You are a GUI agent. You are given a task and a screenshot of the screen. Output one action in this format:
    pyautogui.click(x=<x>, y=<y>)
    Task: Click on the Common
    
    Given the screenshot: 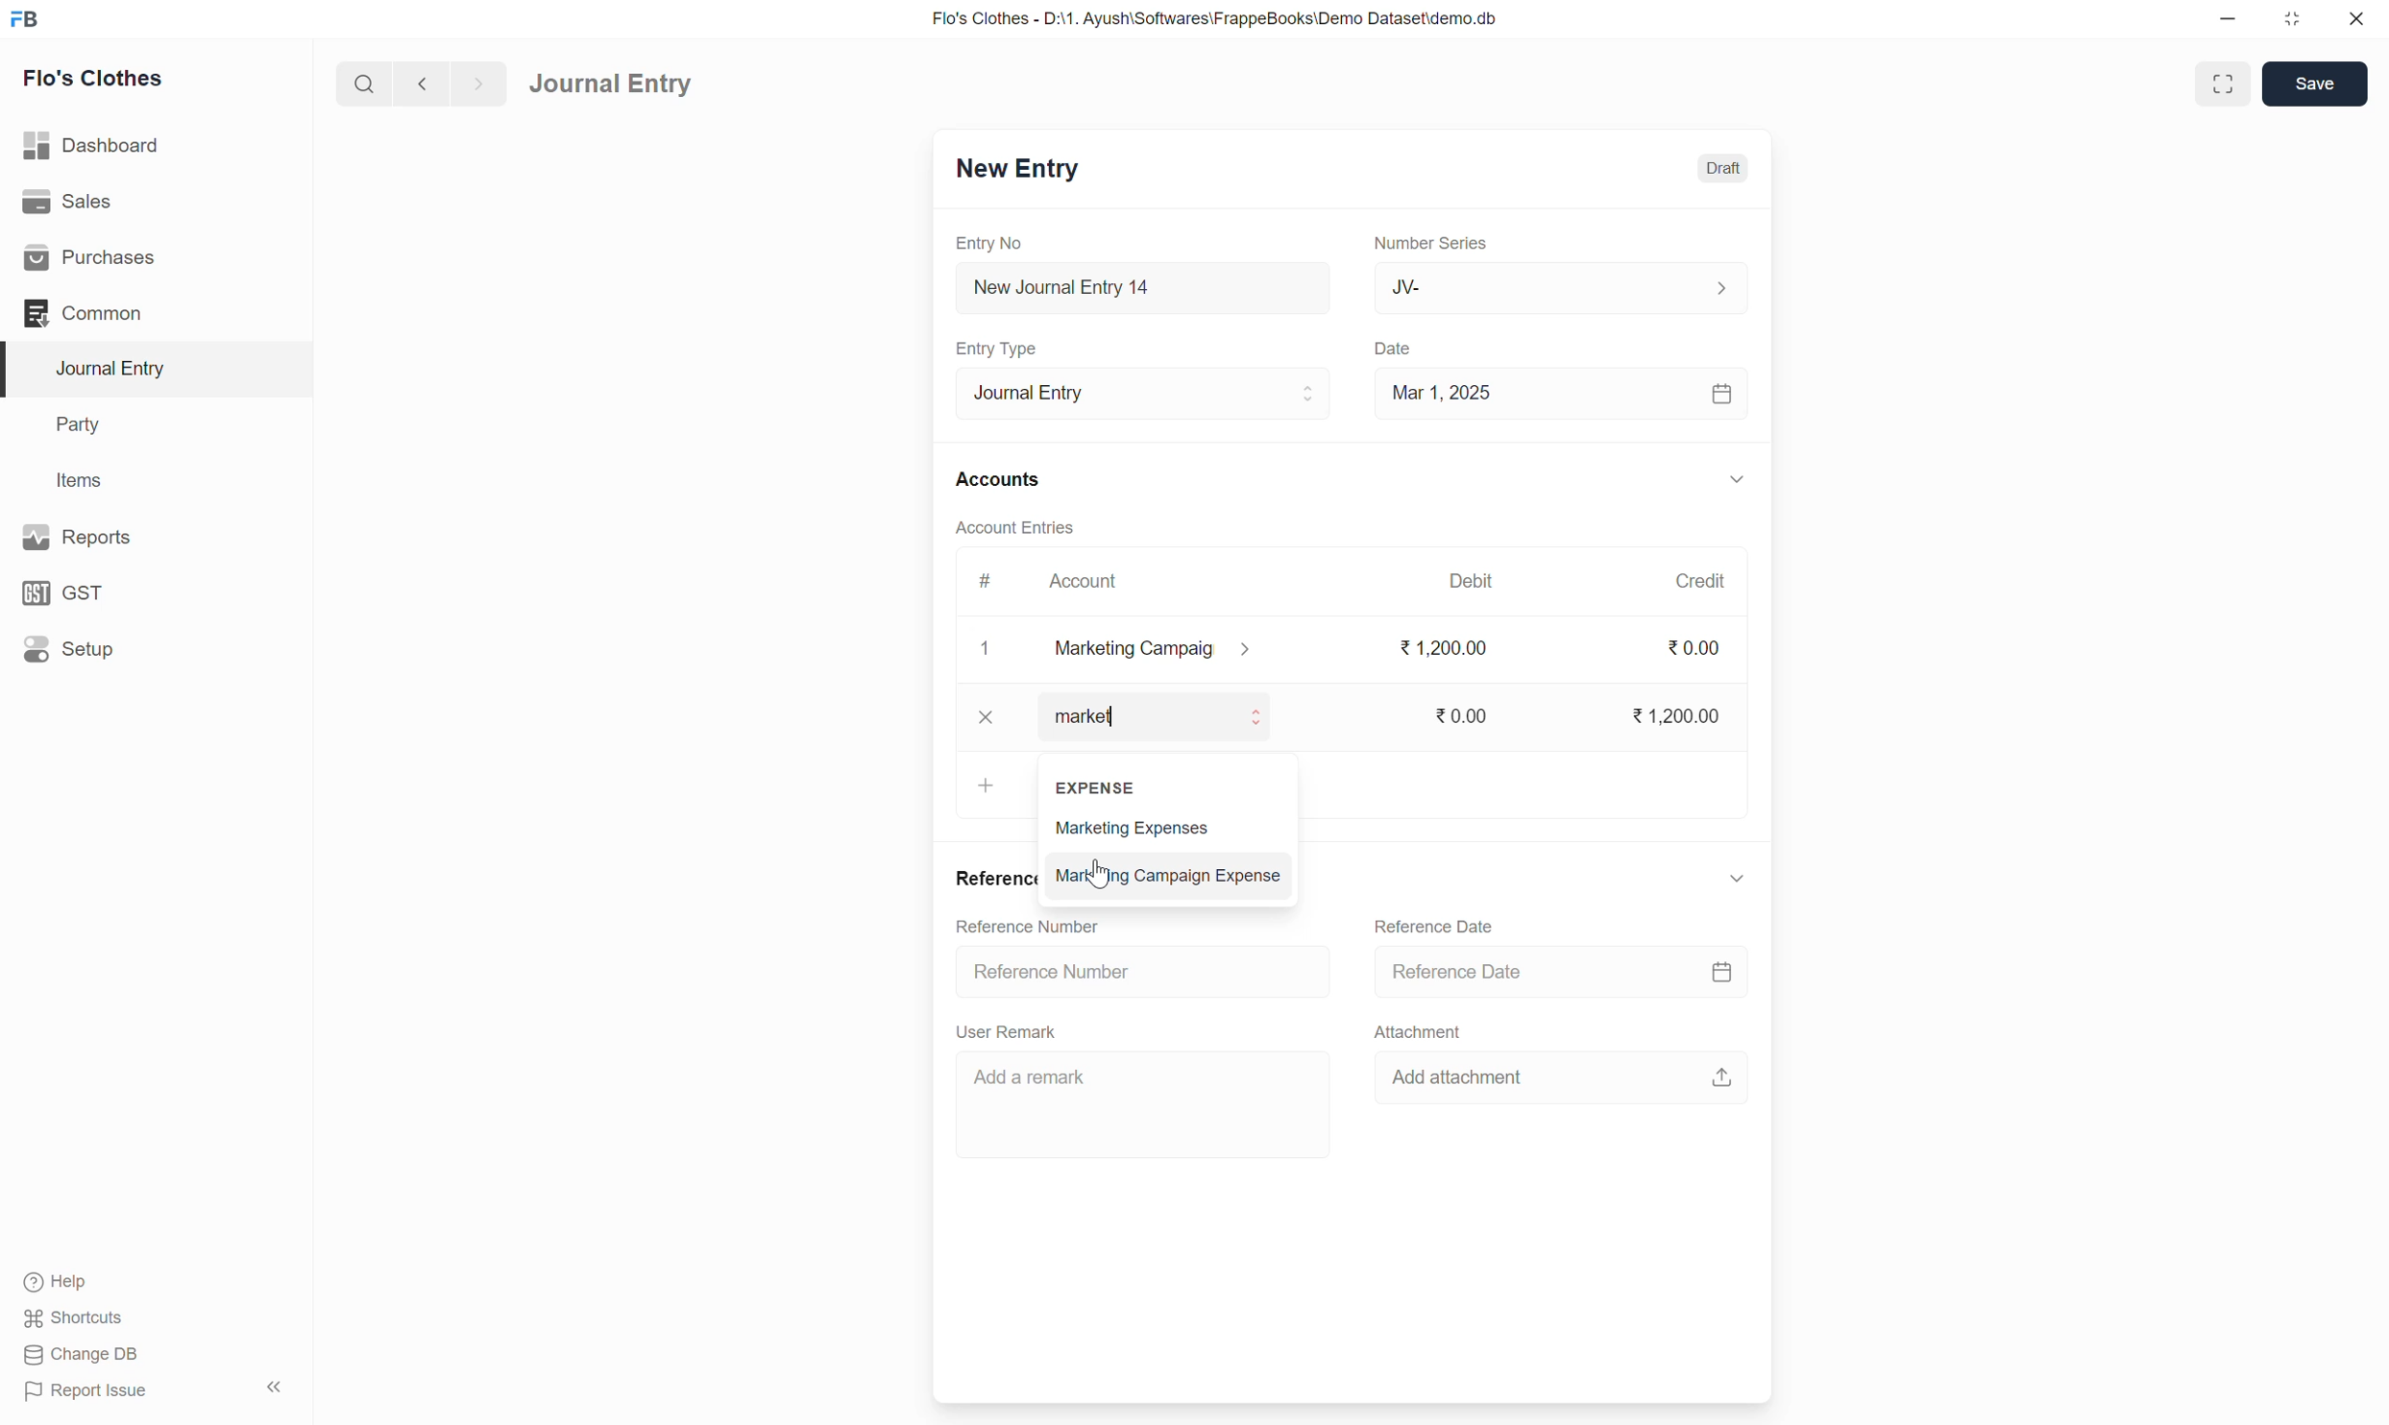 What is the action you would take?
    pyautogui.click(x=85, y=313)
    